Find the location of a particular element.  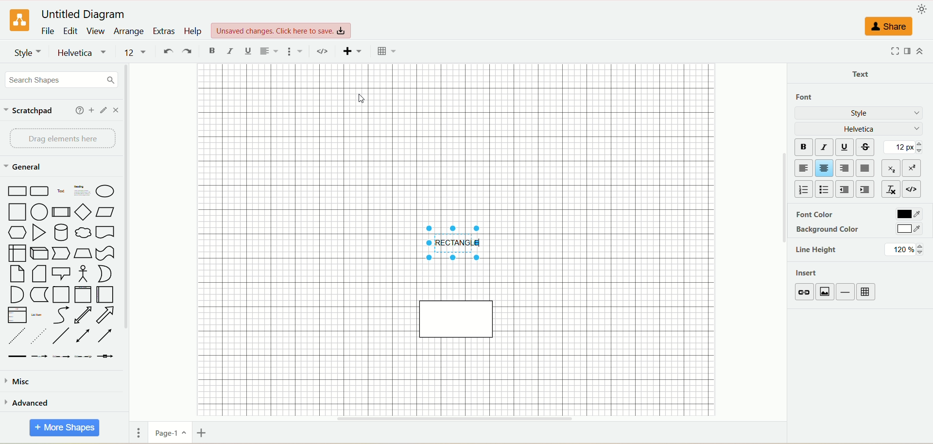

waypoint is located at coordinates (325, 51).